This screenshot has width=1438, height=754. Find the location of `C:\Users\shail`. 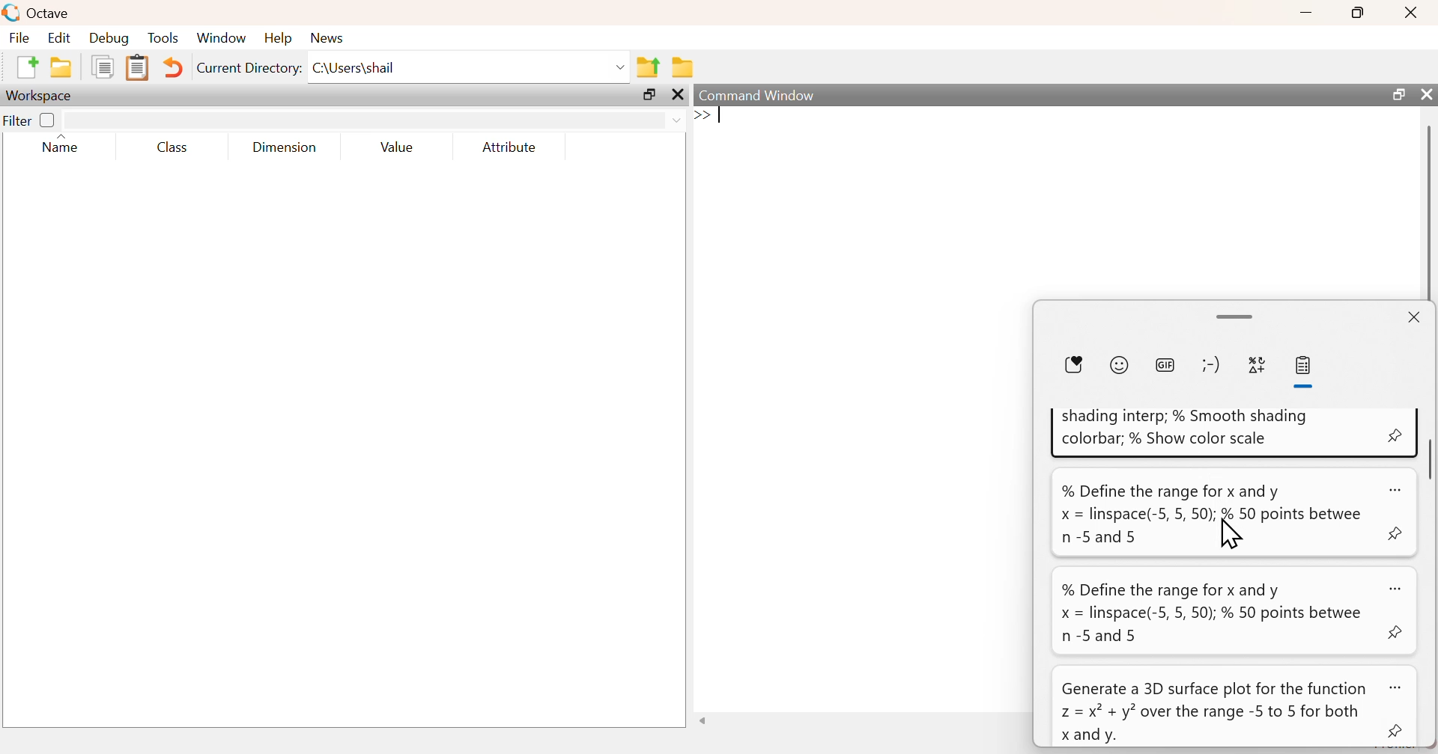

C:\Users\shail is located at coordinates (357, 68).